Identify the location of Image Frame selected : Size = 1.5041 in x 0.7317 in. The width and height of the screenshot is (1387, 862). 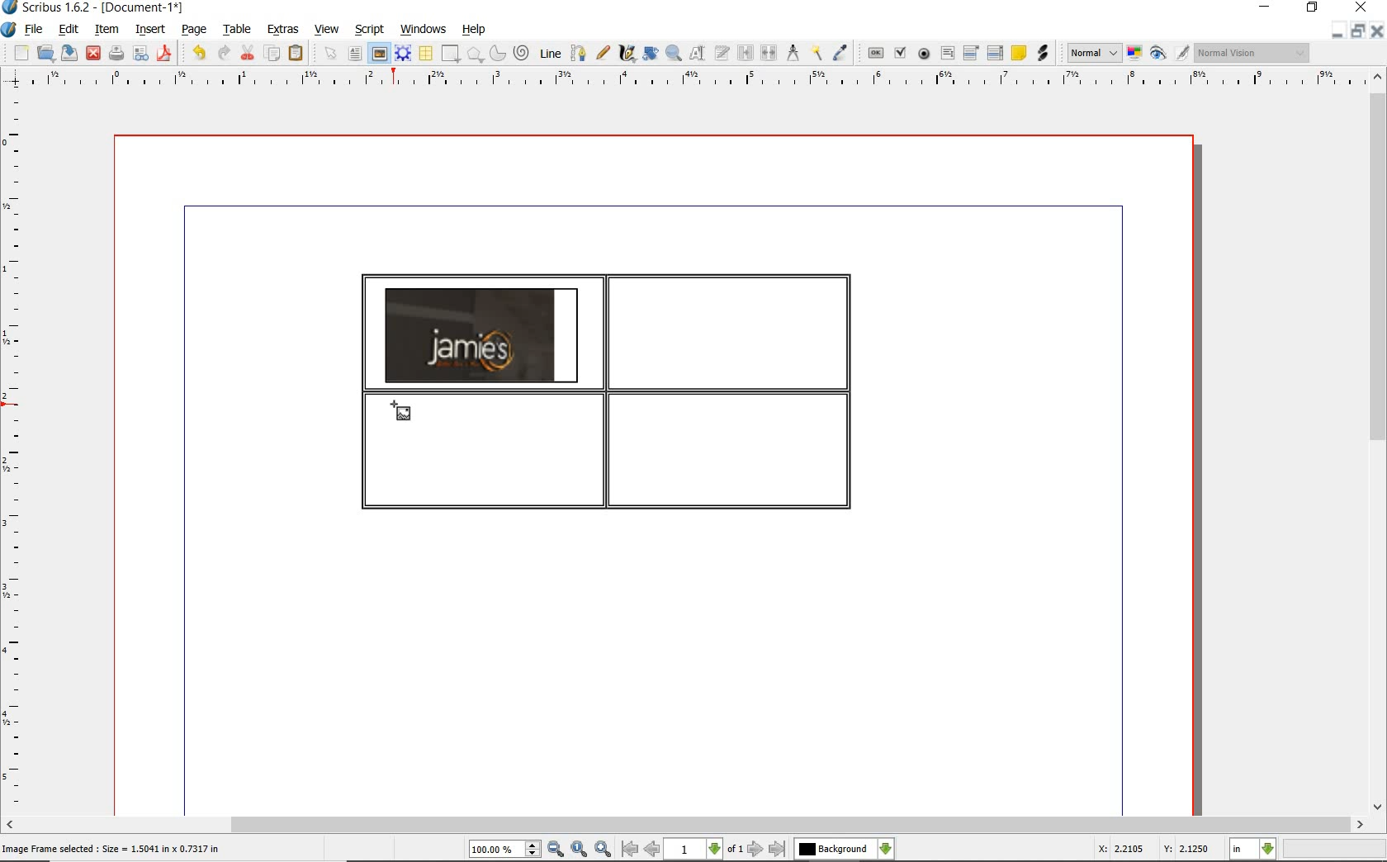
(111, 847).